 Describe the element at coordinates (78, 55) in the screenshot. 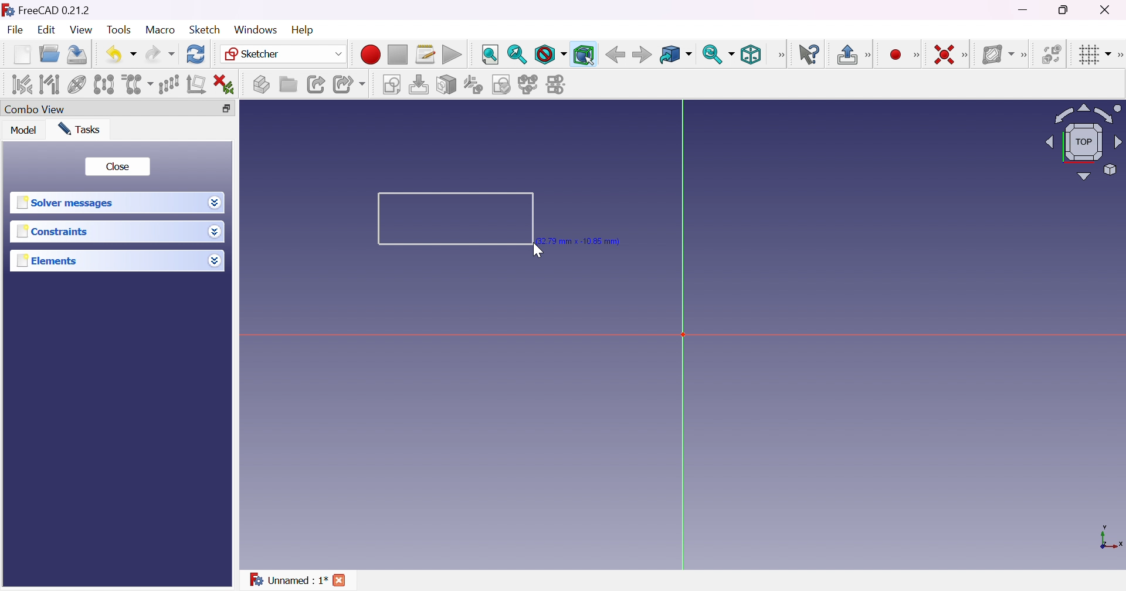

I see `Save` at that location.